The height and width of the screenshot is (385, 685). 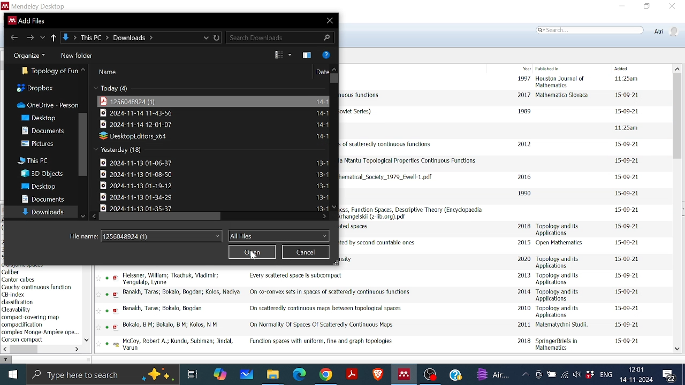 What do you see at coordinates (135, 207) in the screenshot?
I see `File` at bounding box center [135, 207].